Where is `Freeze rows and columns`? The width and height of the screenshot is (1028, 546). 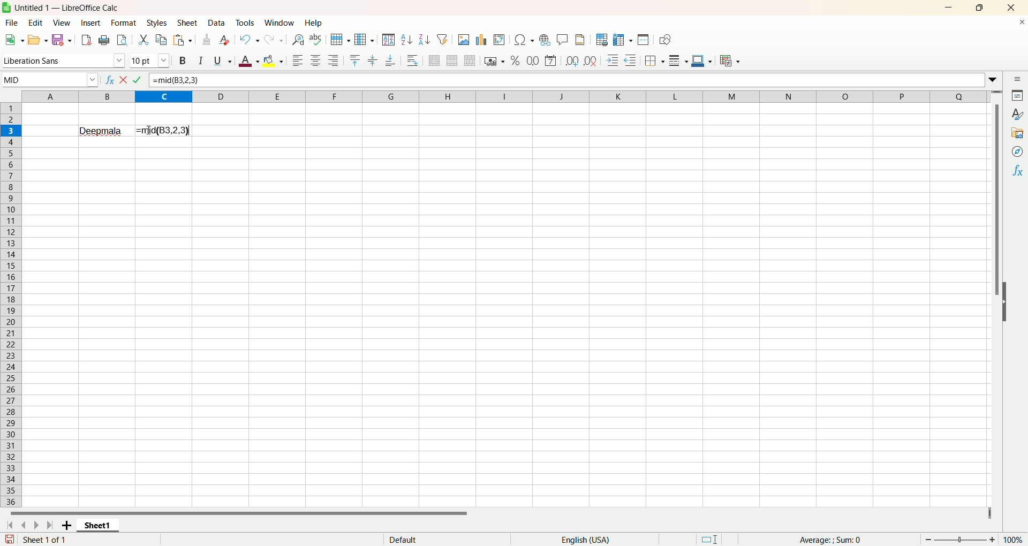
Freeze rows and columns is located at coordinates (623, 40).